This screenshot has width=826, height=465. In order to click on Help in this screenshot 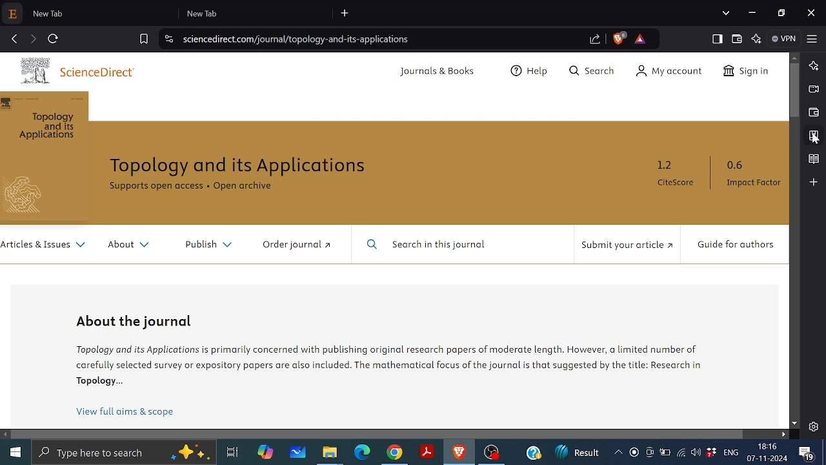, I will do `click(531, 72)`.